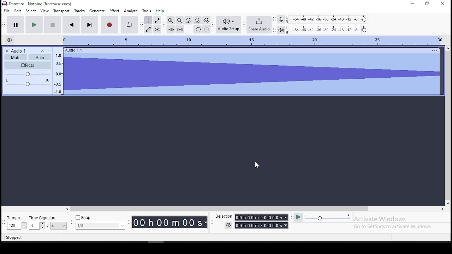 Image resolution: width=452 pixels, height=254 pixels. Describe the element at coordinates (19, 12) in the screenshot. I see `edit` at that location.